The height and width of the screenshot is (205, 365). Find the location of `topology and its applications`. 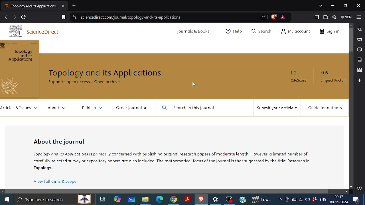

topology and its applications is located at coordinates (19, 69).